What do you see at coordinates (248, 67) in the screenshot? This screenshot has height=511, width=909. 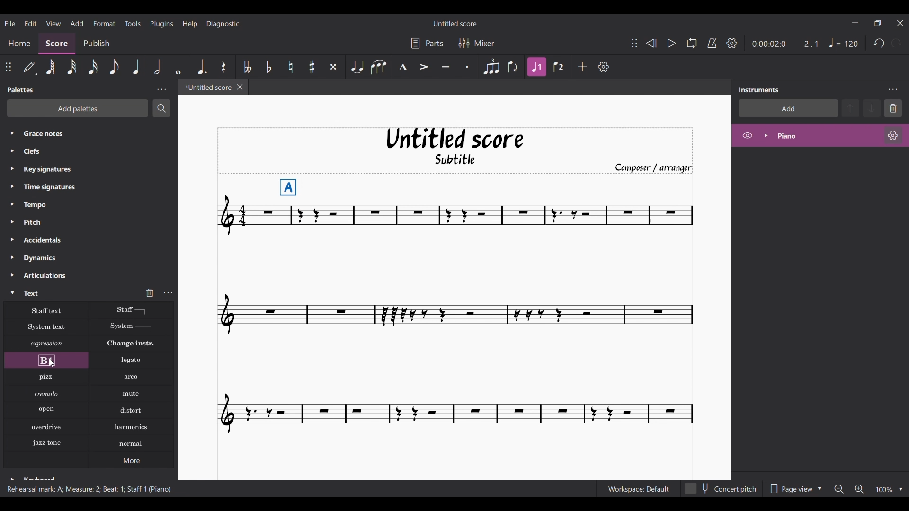 I see `Toggle double flat` at bounding box center [248, 67].